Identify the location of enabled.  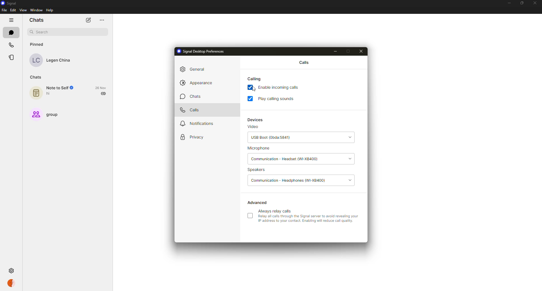
(251, 98).